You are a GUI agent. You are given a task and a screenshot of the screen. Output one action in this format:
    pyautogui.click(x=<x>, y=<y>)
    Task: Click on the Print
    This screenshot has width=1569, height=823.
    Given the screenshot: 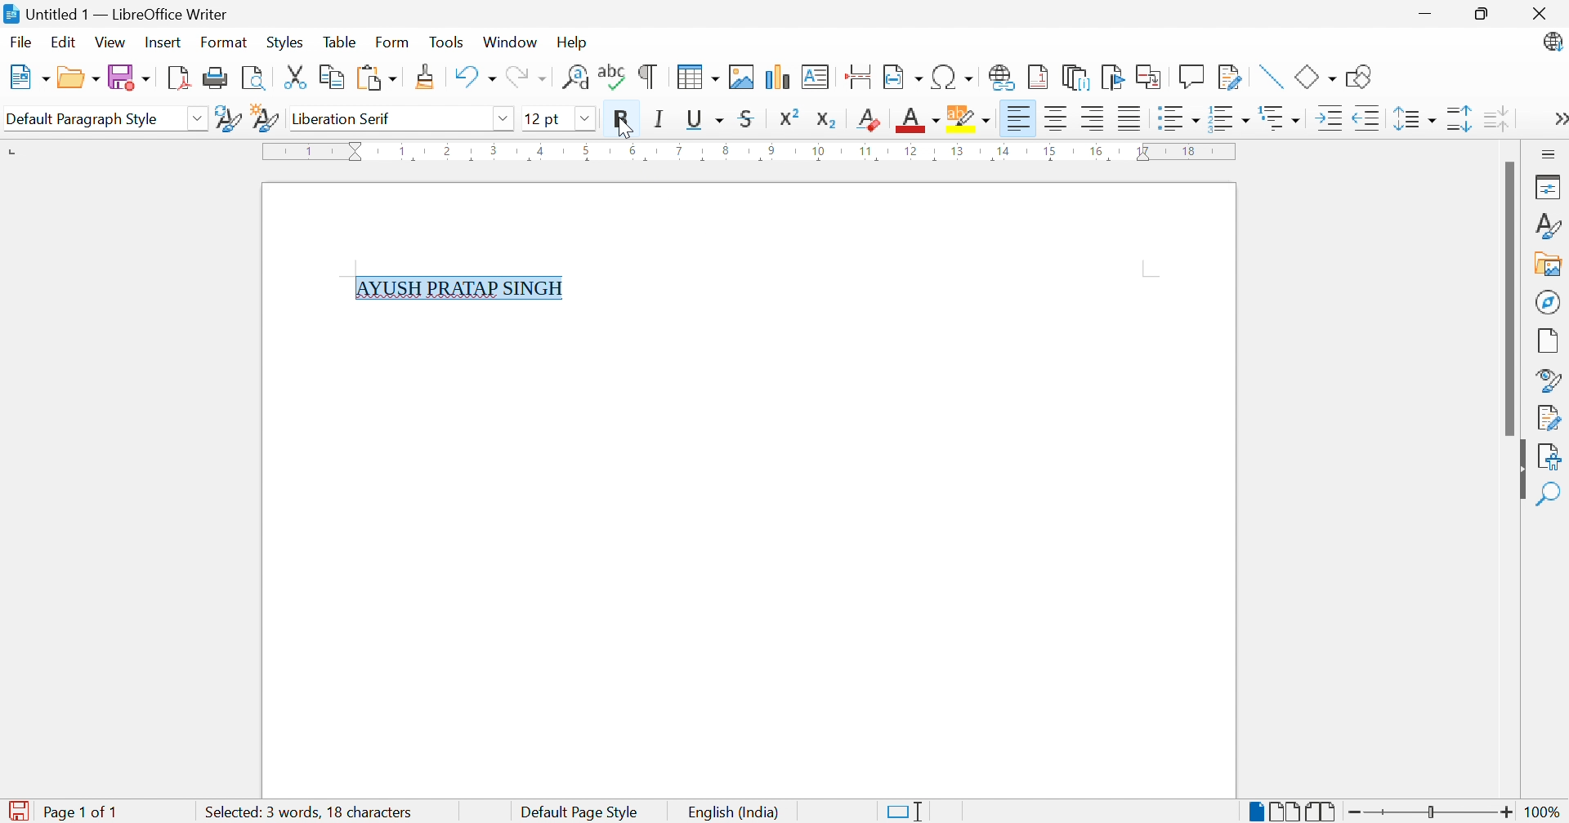 What is the action you would take?
    pyautogui.click(x=214, y=78)
    